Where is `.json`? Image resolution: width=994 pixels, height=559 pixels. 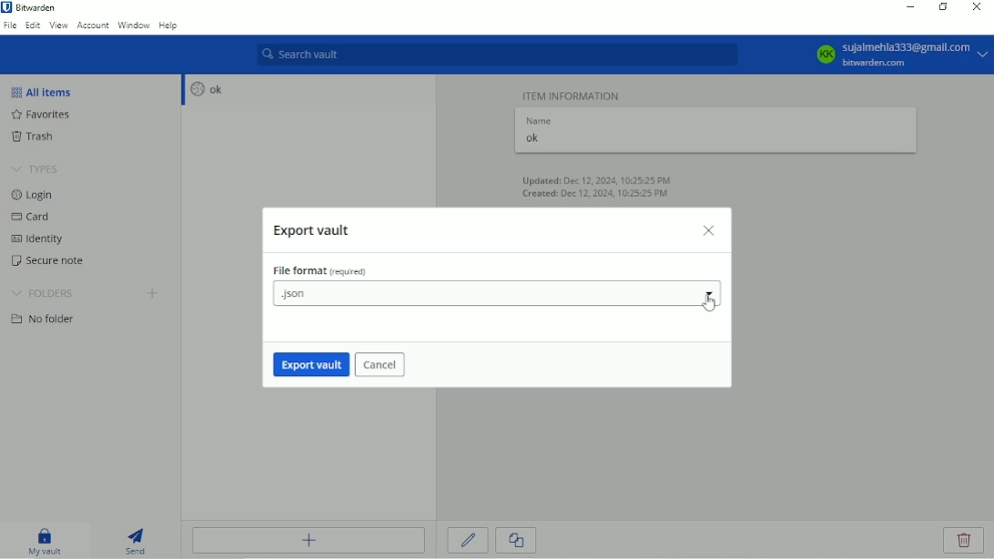 .json is located at coordinates (497, 294).